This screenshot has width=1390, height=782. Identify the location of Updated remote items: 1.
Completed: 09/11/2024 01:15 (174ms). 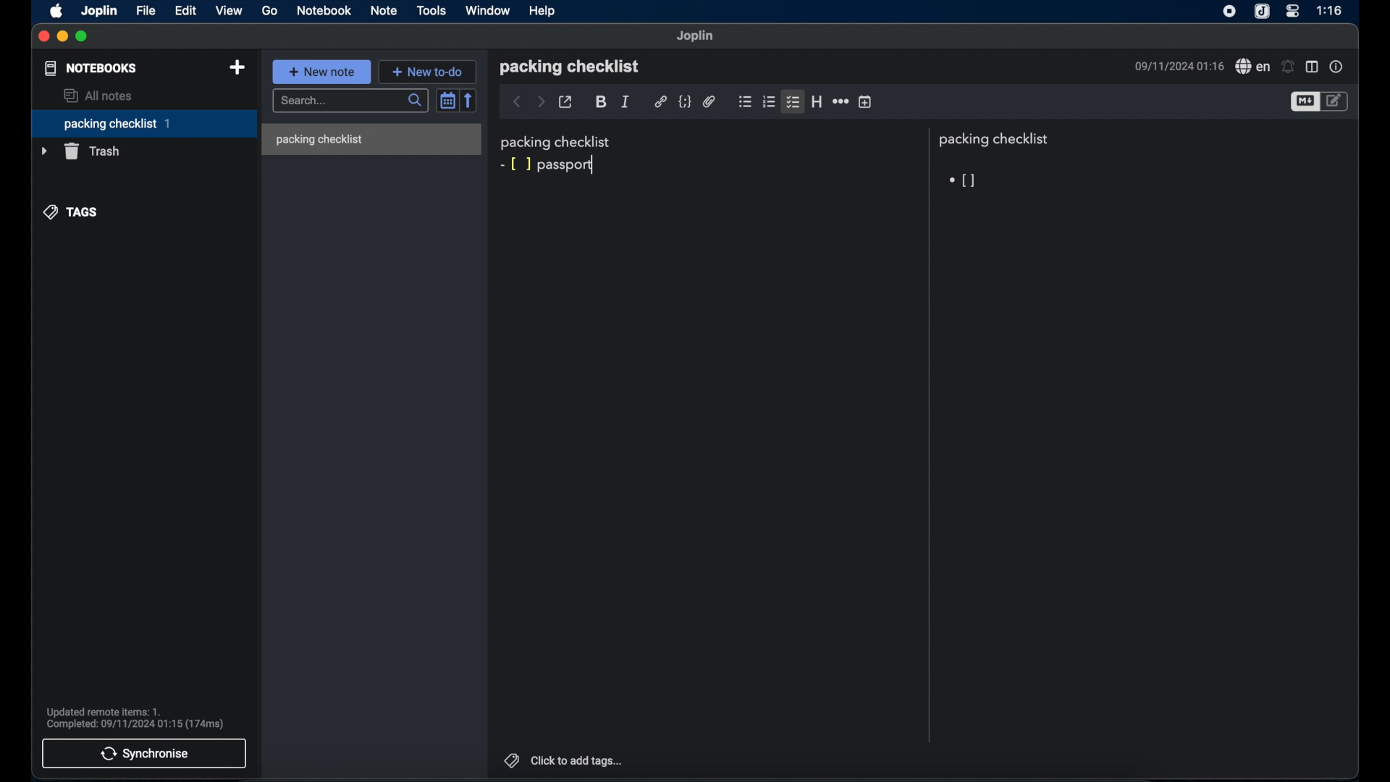
(139, 717).